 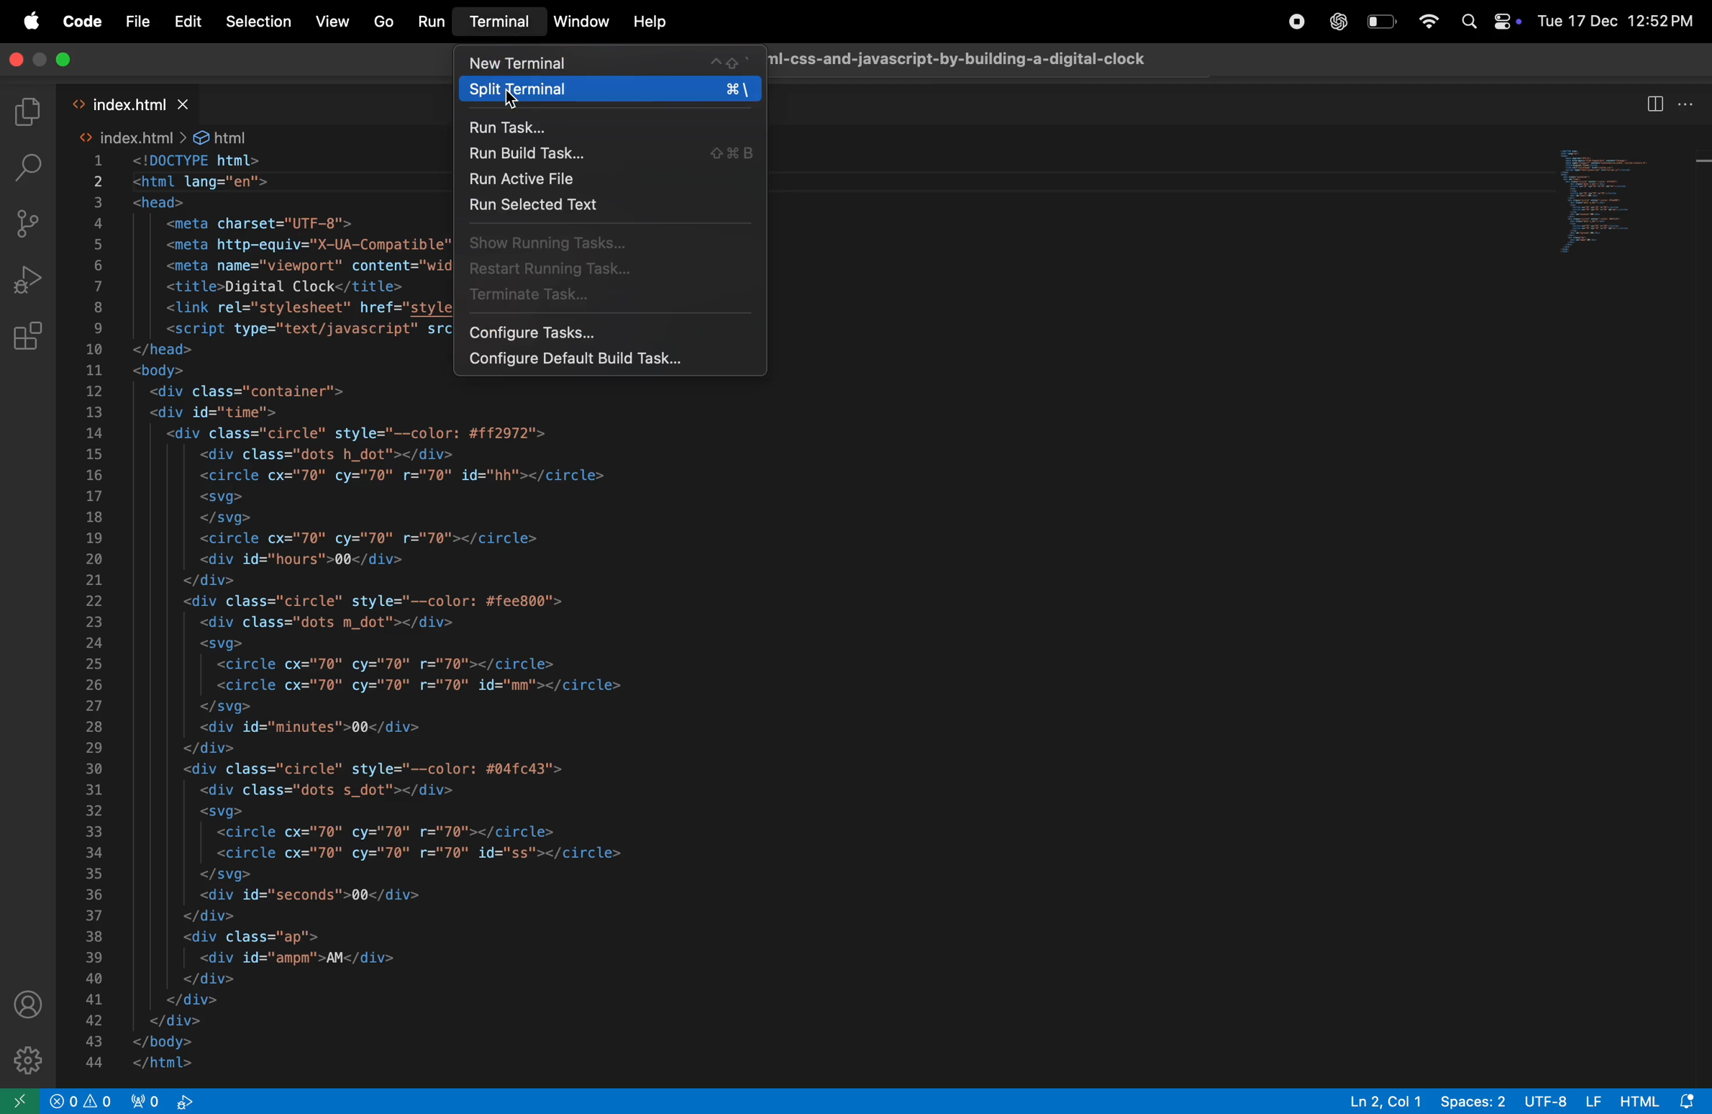 What do you see at coordinates (29, 22) in the screenshot?
I see `apple menu` at bounding box center [29, 22].